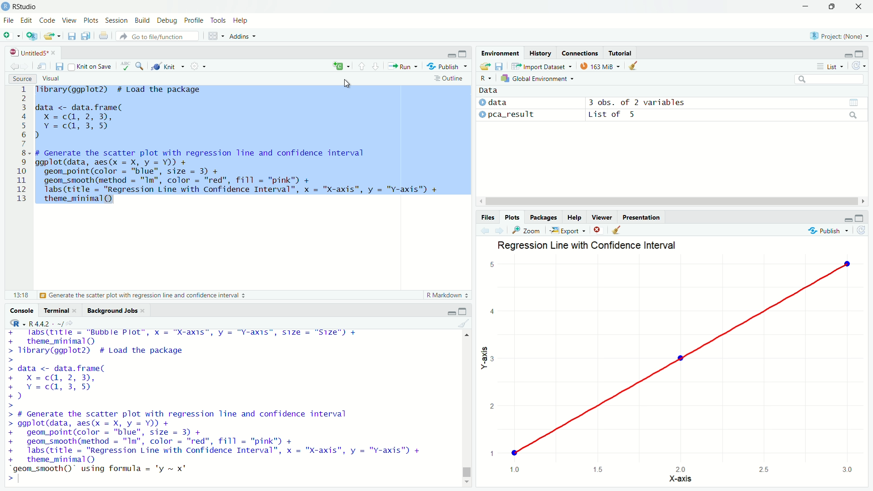 The width and height of the screenshot is (873, 491). I want to click on expand, so click(859, 53).